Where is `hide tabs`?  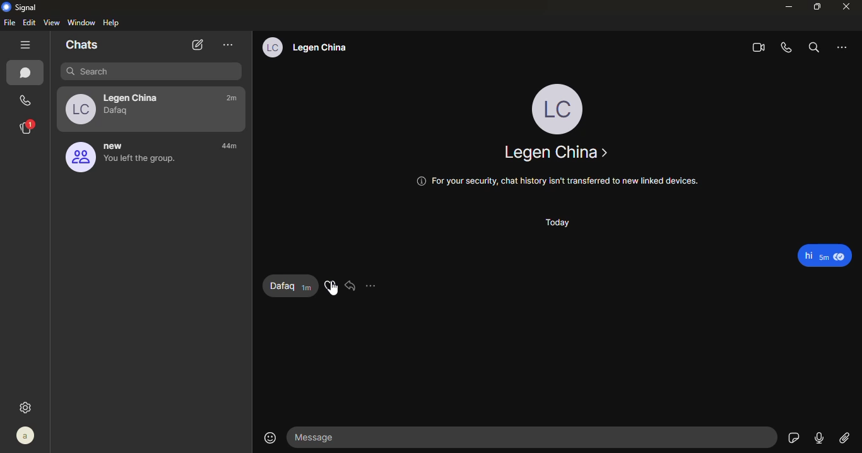
hide tabs is located at coordinates (27, 45).